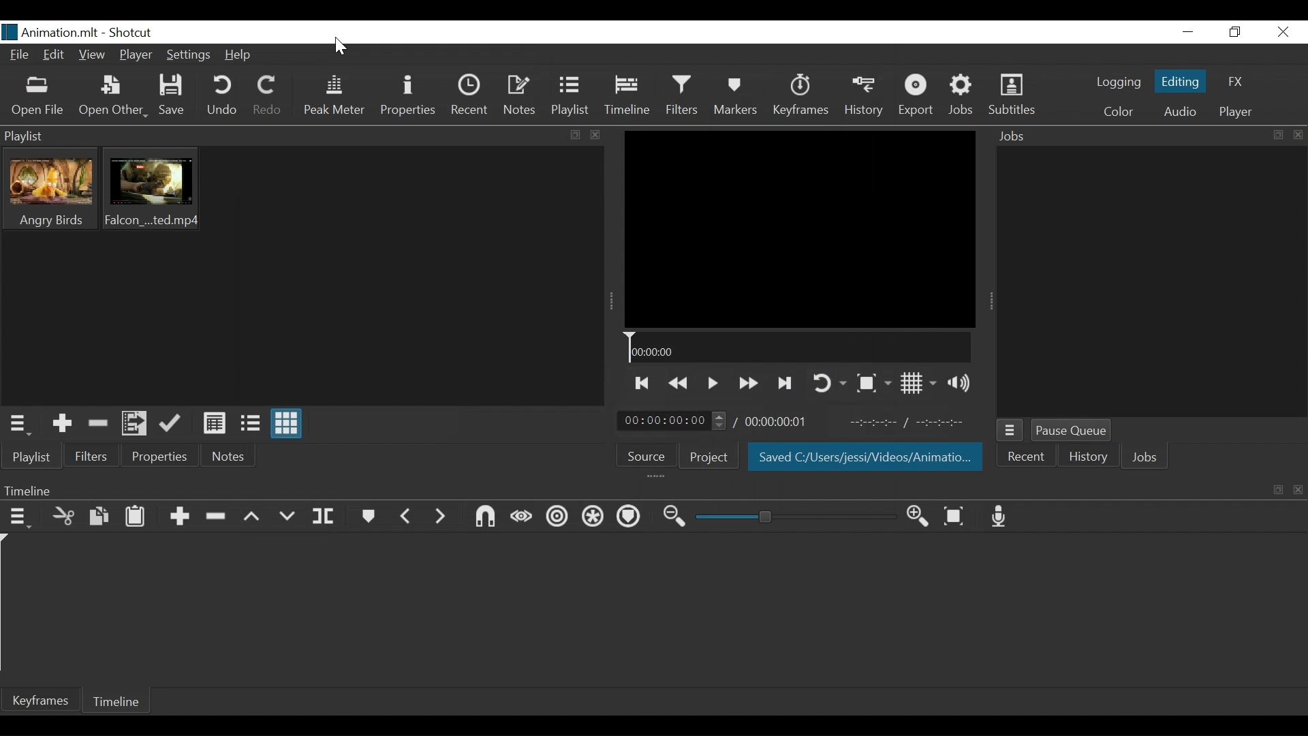  I want to click on Playlist, so click(570, 97).